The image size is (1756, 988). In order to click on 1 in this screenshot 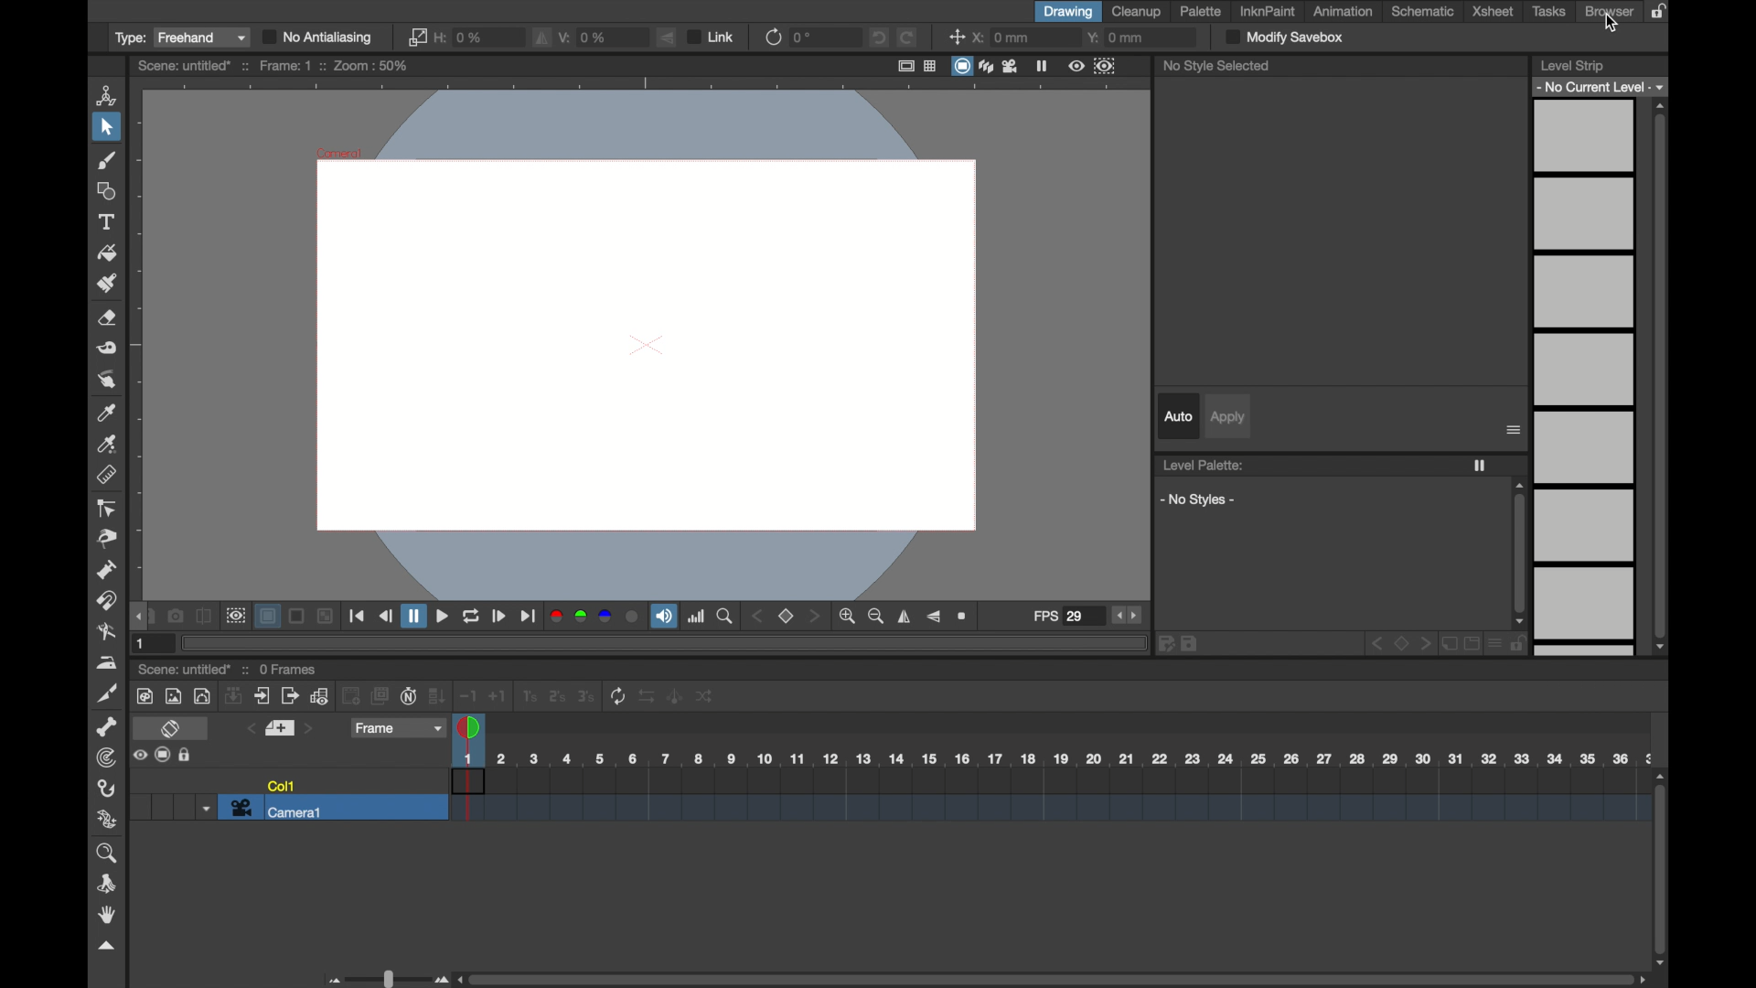, I will do `click(143, 644)`.